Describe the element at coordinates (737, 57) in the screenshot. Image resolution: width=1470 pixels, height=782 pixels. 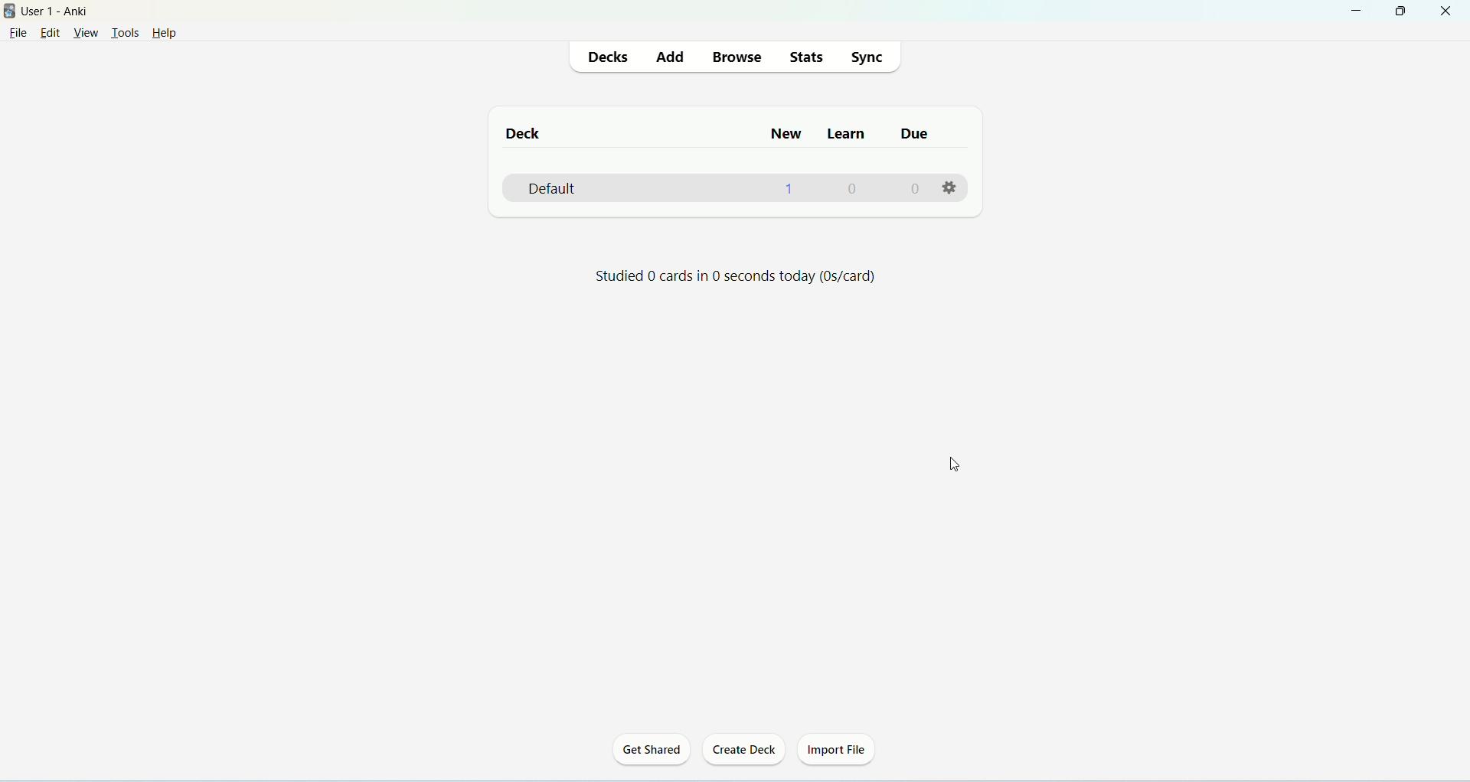
I see `browse` at that location.